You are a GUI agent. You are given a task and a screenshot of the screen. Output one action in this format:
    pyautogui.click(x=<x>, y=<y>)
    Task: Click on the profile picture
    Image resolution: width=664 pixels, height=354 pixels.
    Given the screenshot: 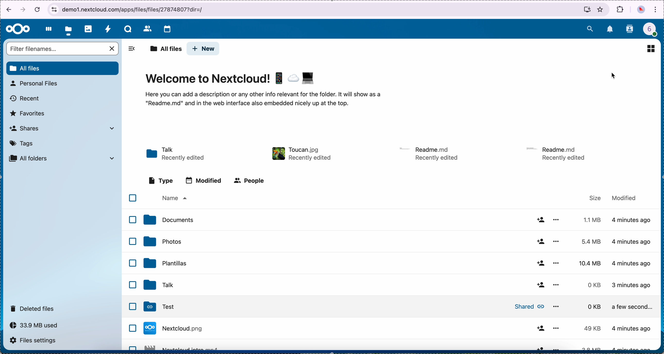 What is the action you would take?
    pyautogui.click(x=641, y=10)
    